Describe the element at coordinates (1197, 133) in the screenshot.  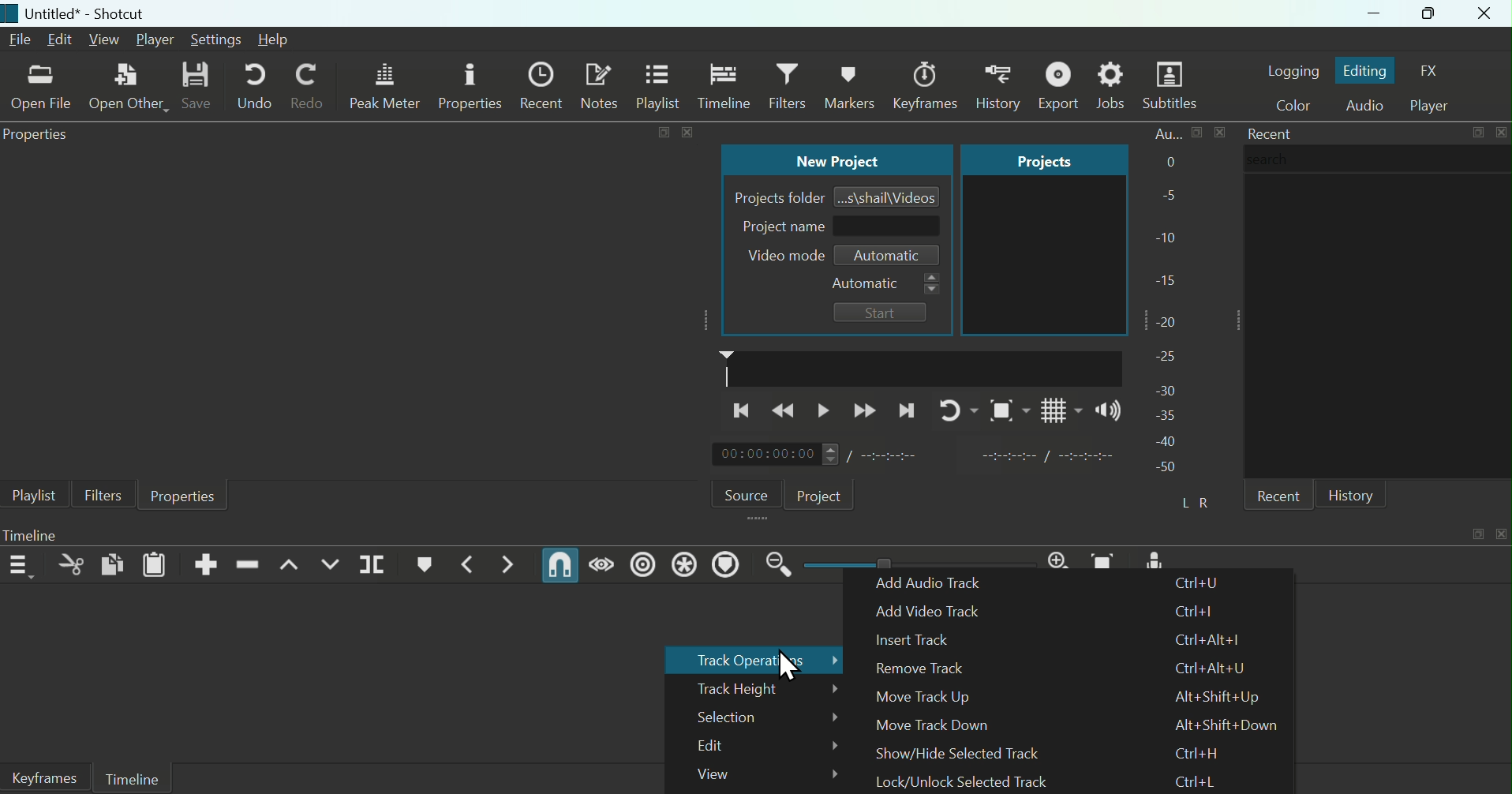
I see `make bigger` at that location.